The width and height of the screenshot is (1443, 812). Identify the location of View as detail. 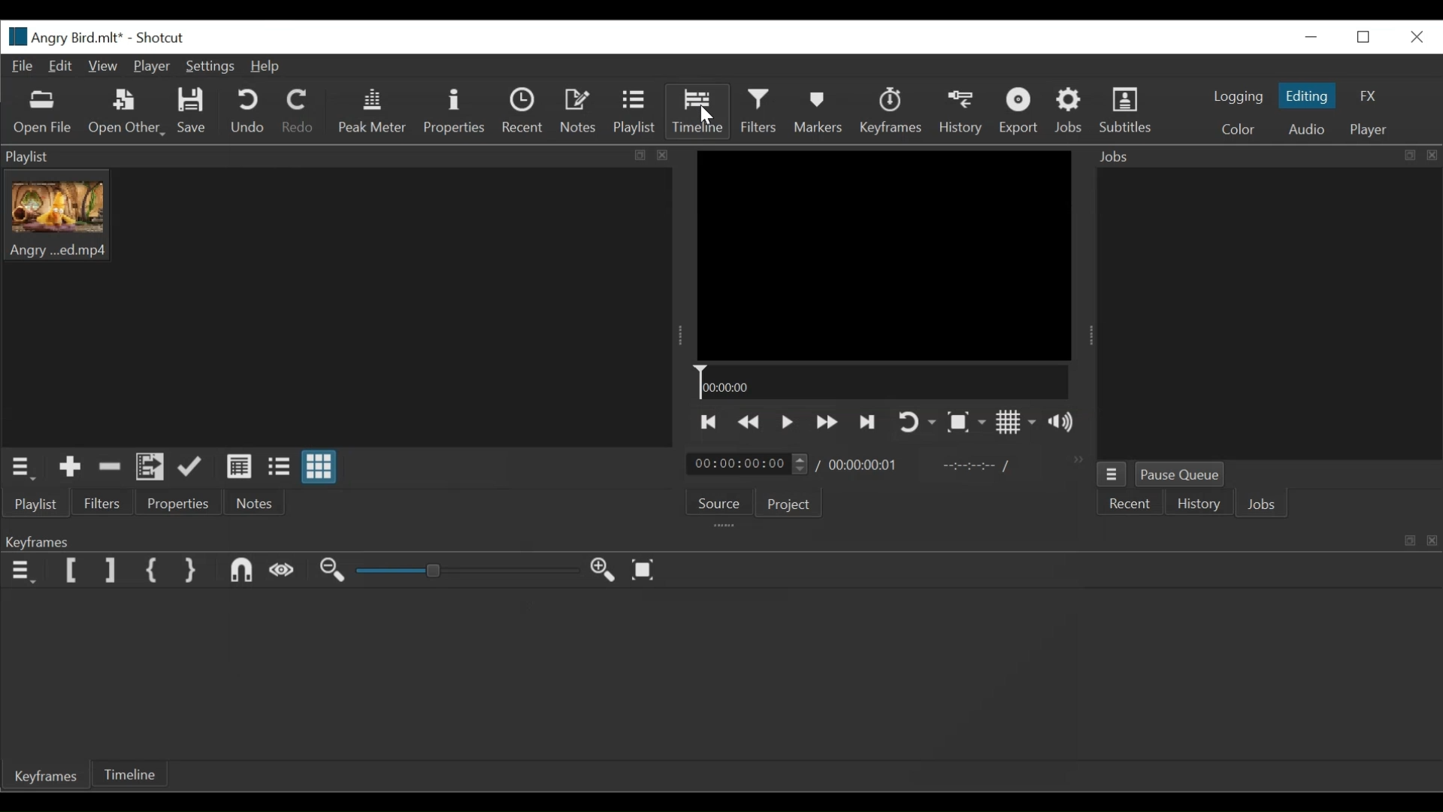
(238, 467).